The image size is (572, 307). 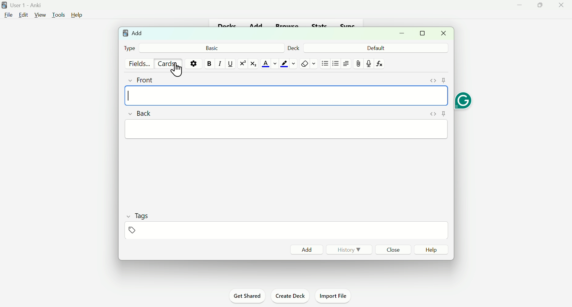 What do you see at coordinates (287, 95) in the screenshot?
I see `type space` at bounding box center [287, 95].